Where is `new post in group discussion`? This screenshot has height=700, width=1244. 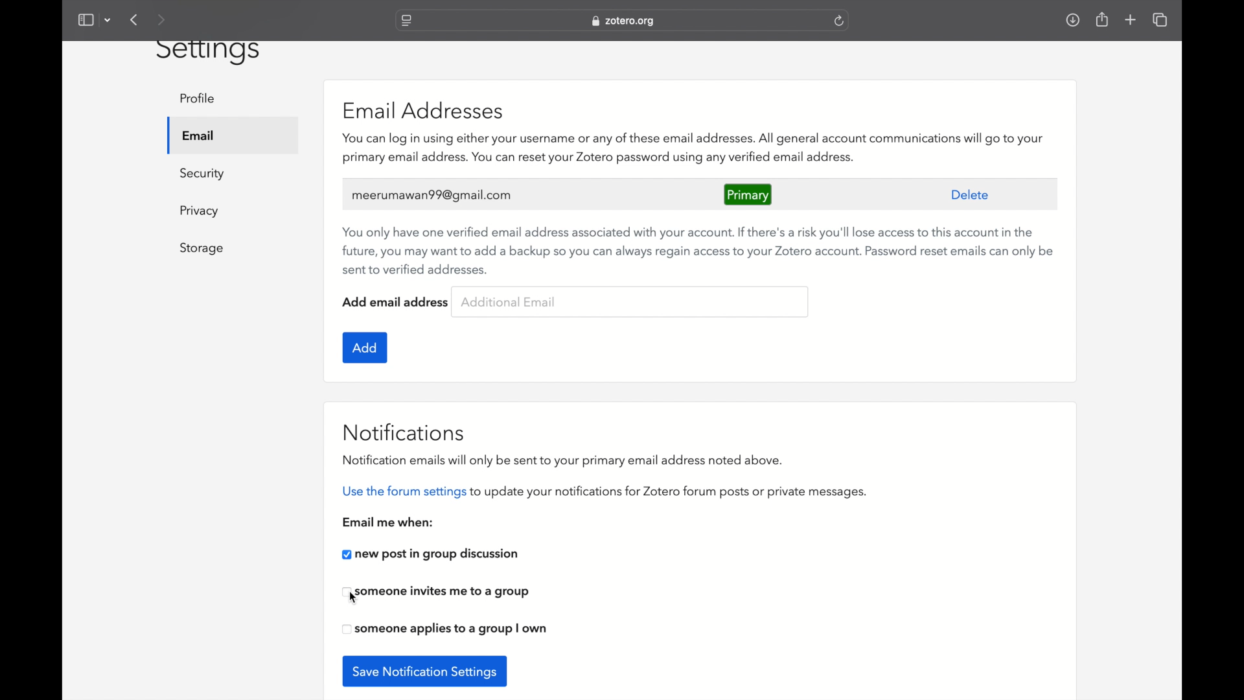 new post in group discussion is located at coordinates (428, 554).